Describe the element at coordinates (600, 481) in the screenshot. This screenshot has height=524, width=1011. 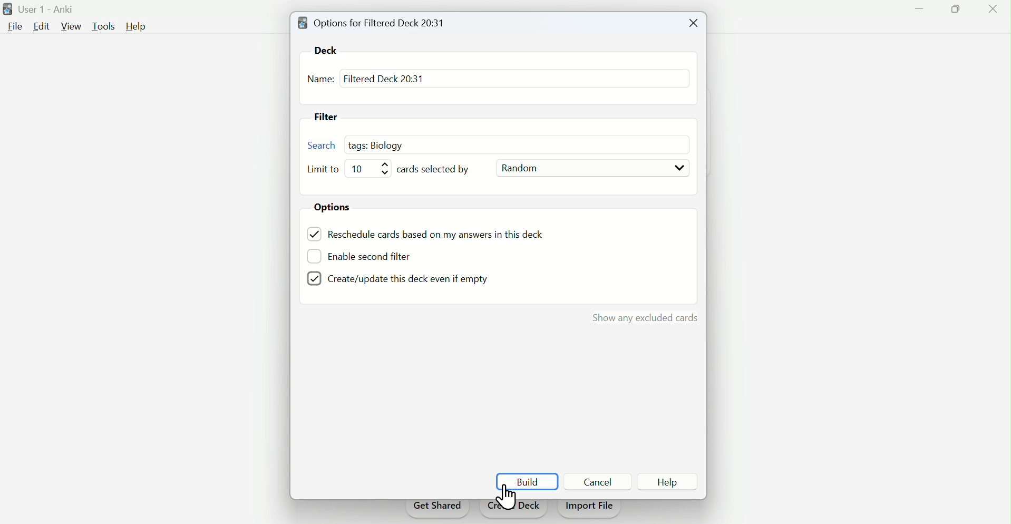
I see `` at that location.